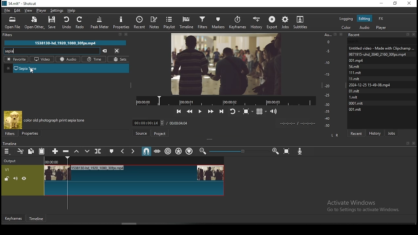  What do you see at coordinates (7, 10) in the screenshot?
I see `file` at bounding box center [7, 10].